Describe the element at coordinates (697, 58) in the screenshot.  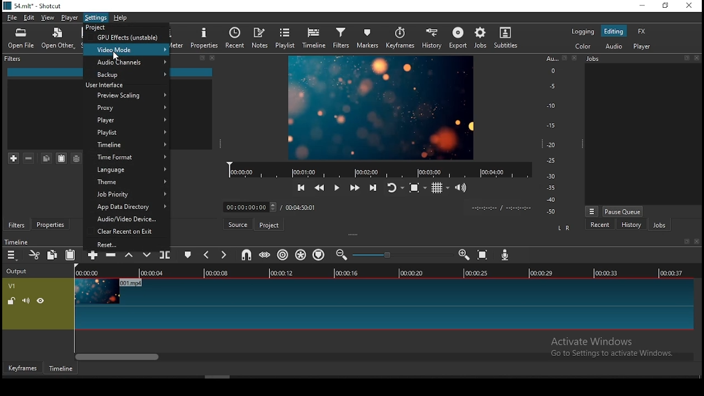
I see `close` at that location.